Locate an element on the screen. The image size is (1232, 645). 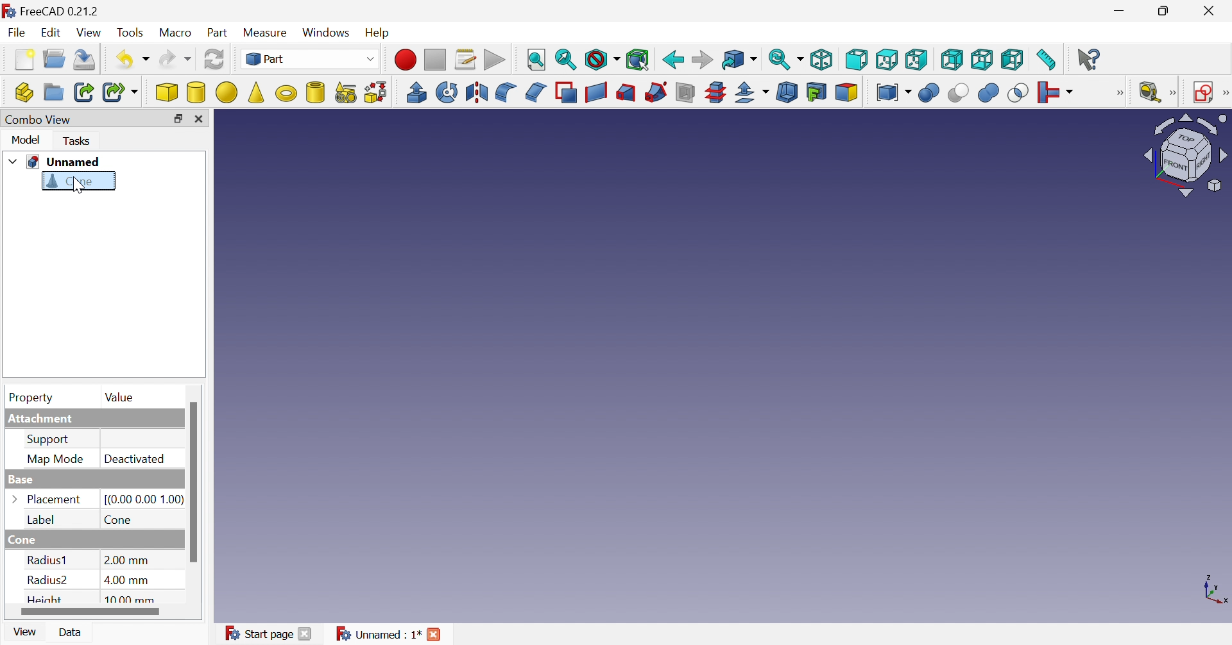
Windows is located at coordinates (325, 33).